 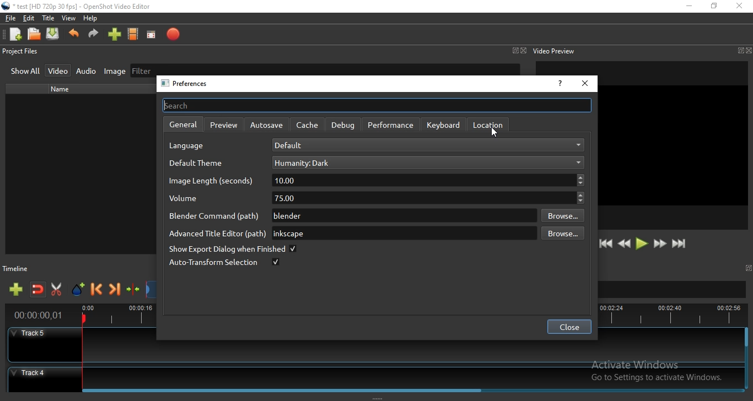 I want to click on Video preview, so click(x=554, y=51).